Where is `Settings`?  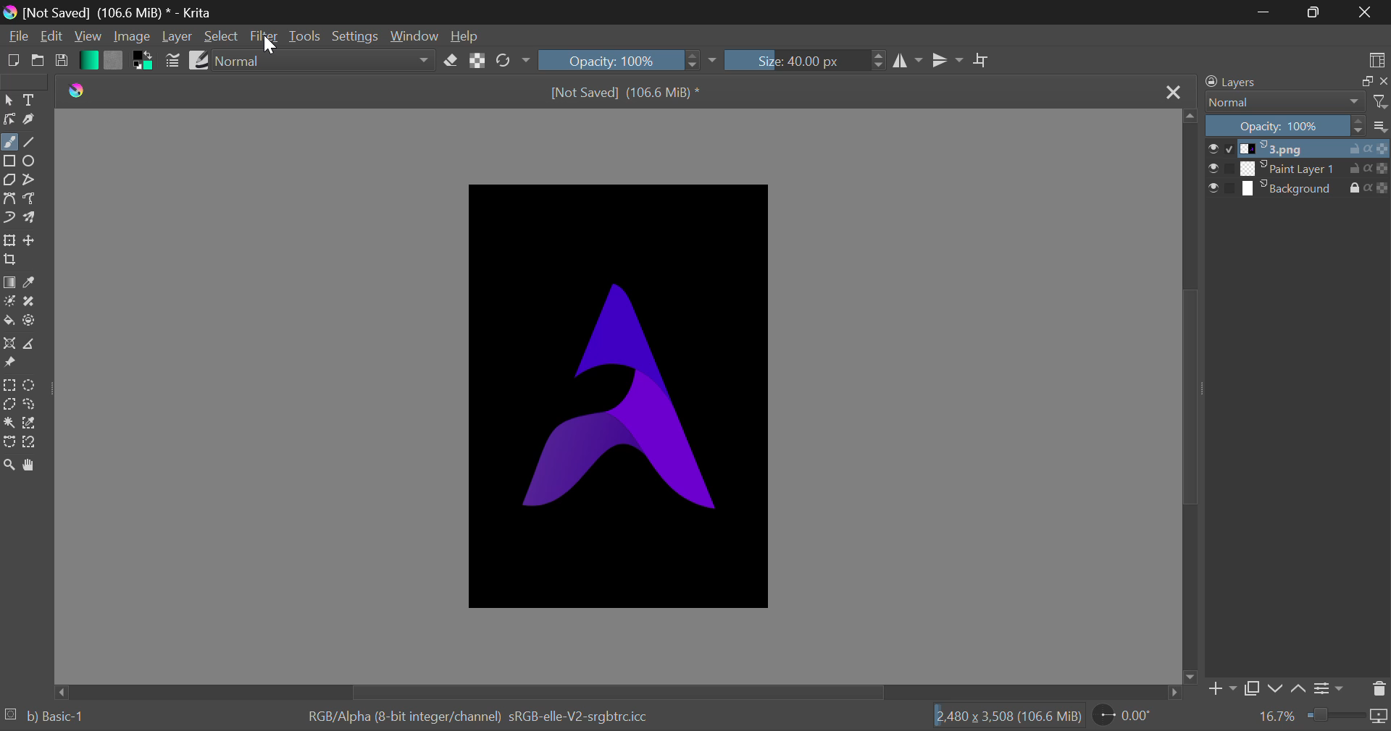
Settings is located at coordinates (356, 36).